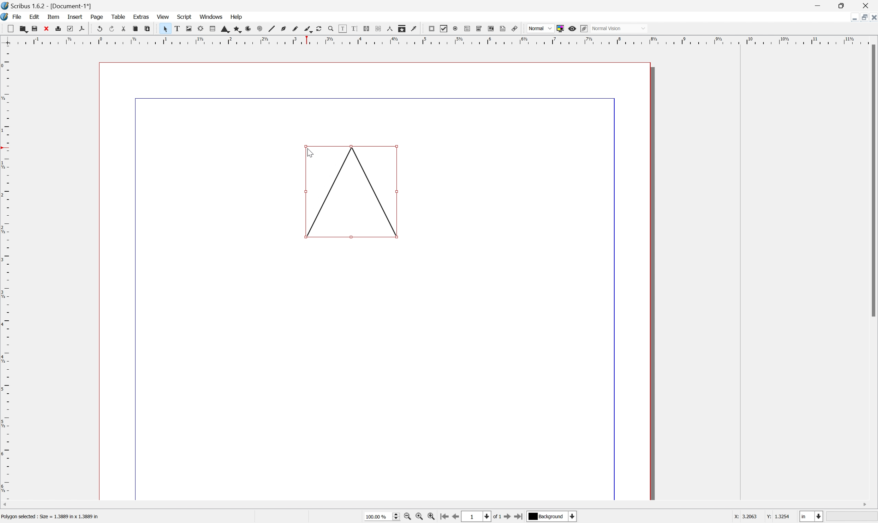 This screenshot has height=523, width=878. What do you see at coordinates (52, 17) in the screenshot?
I see `Item` at bounding box center [52, 17].